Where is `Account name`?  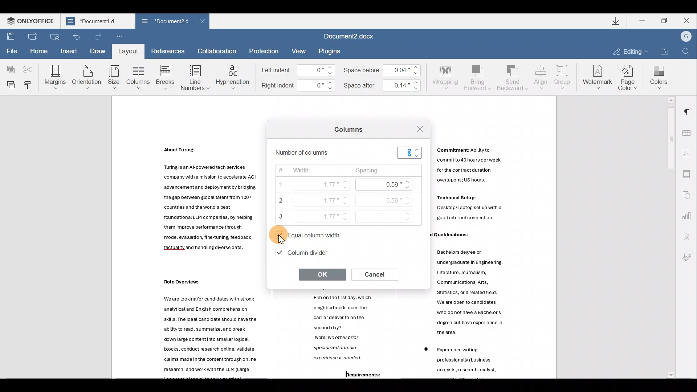 Account name is located at coordinates (686, 37).